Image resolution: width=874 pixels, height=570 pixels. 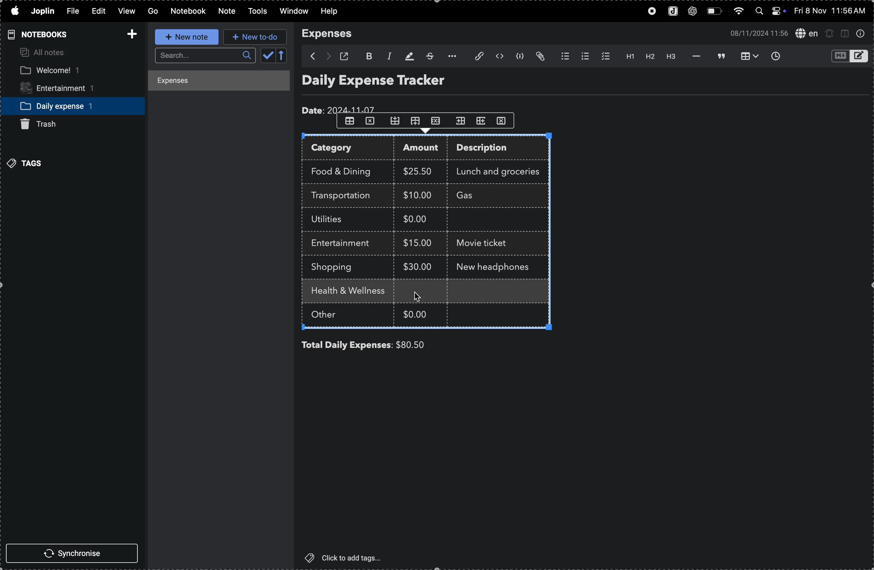 I want to click on spell check, so click(x=806, y=33).